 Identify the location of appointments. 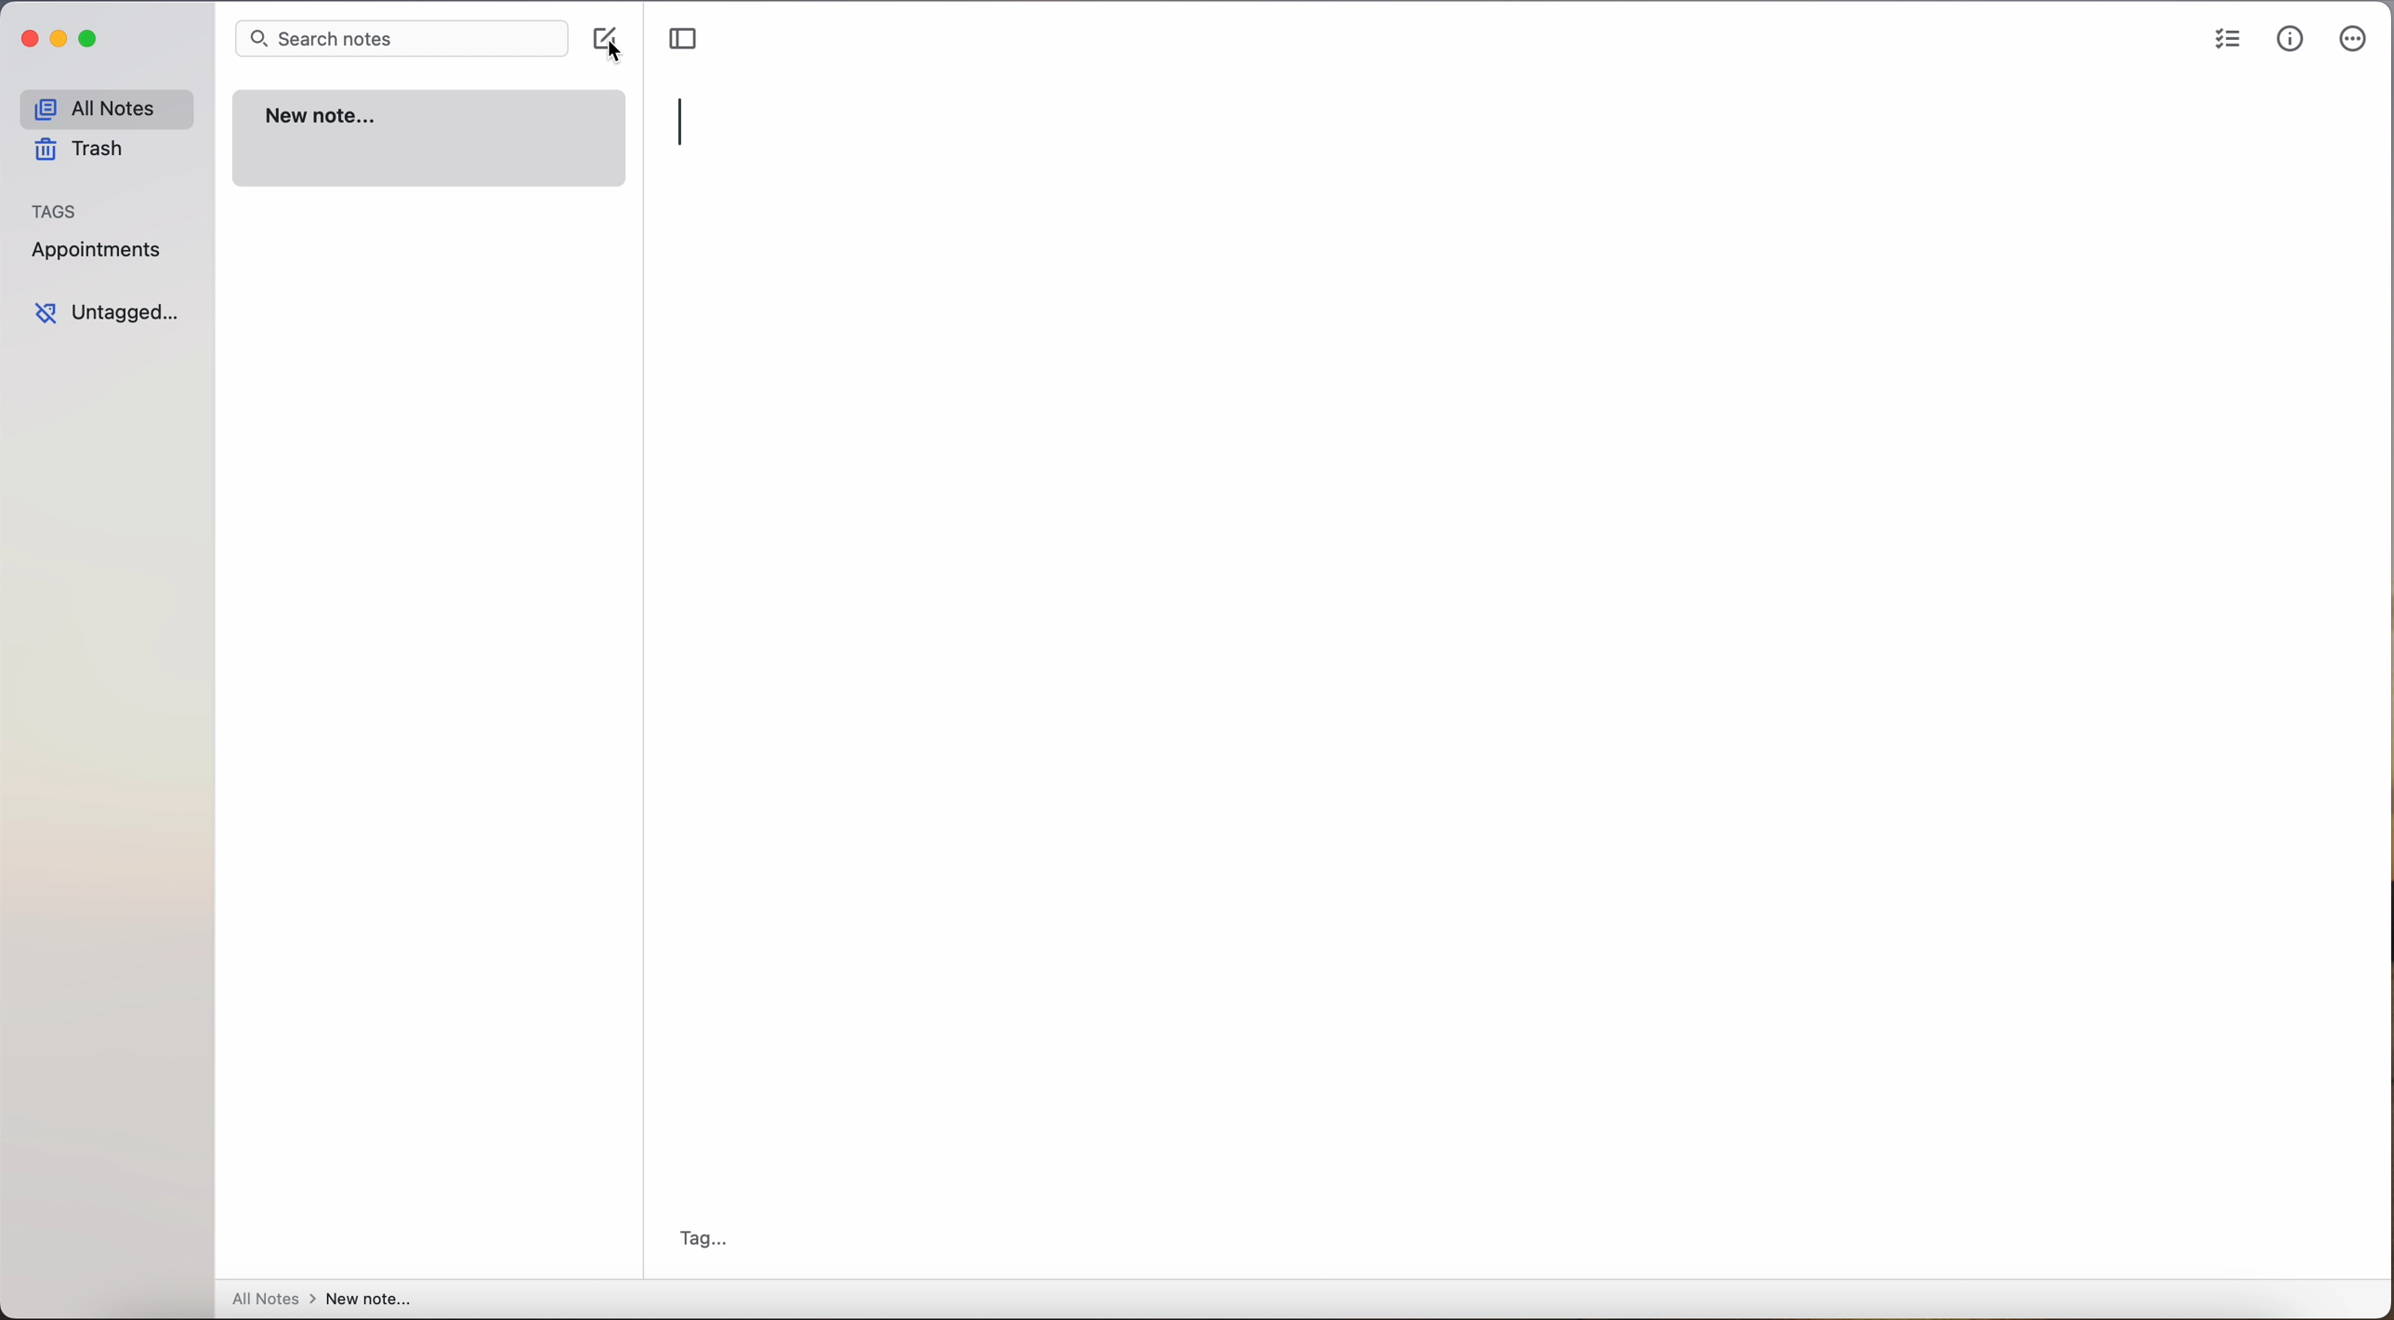
(99, 251).